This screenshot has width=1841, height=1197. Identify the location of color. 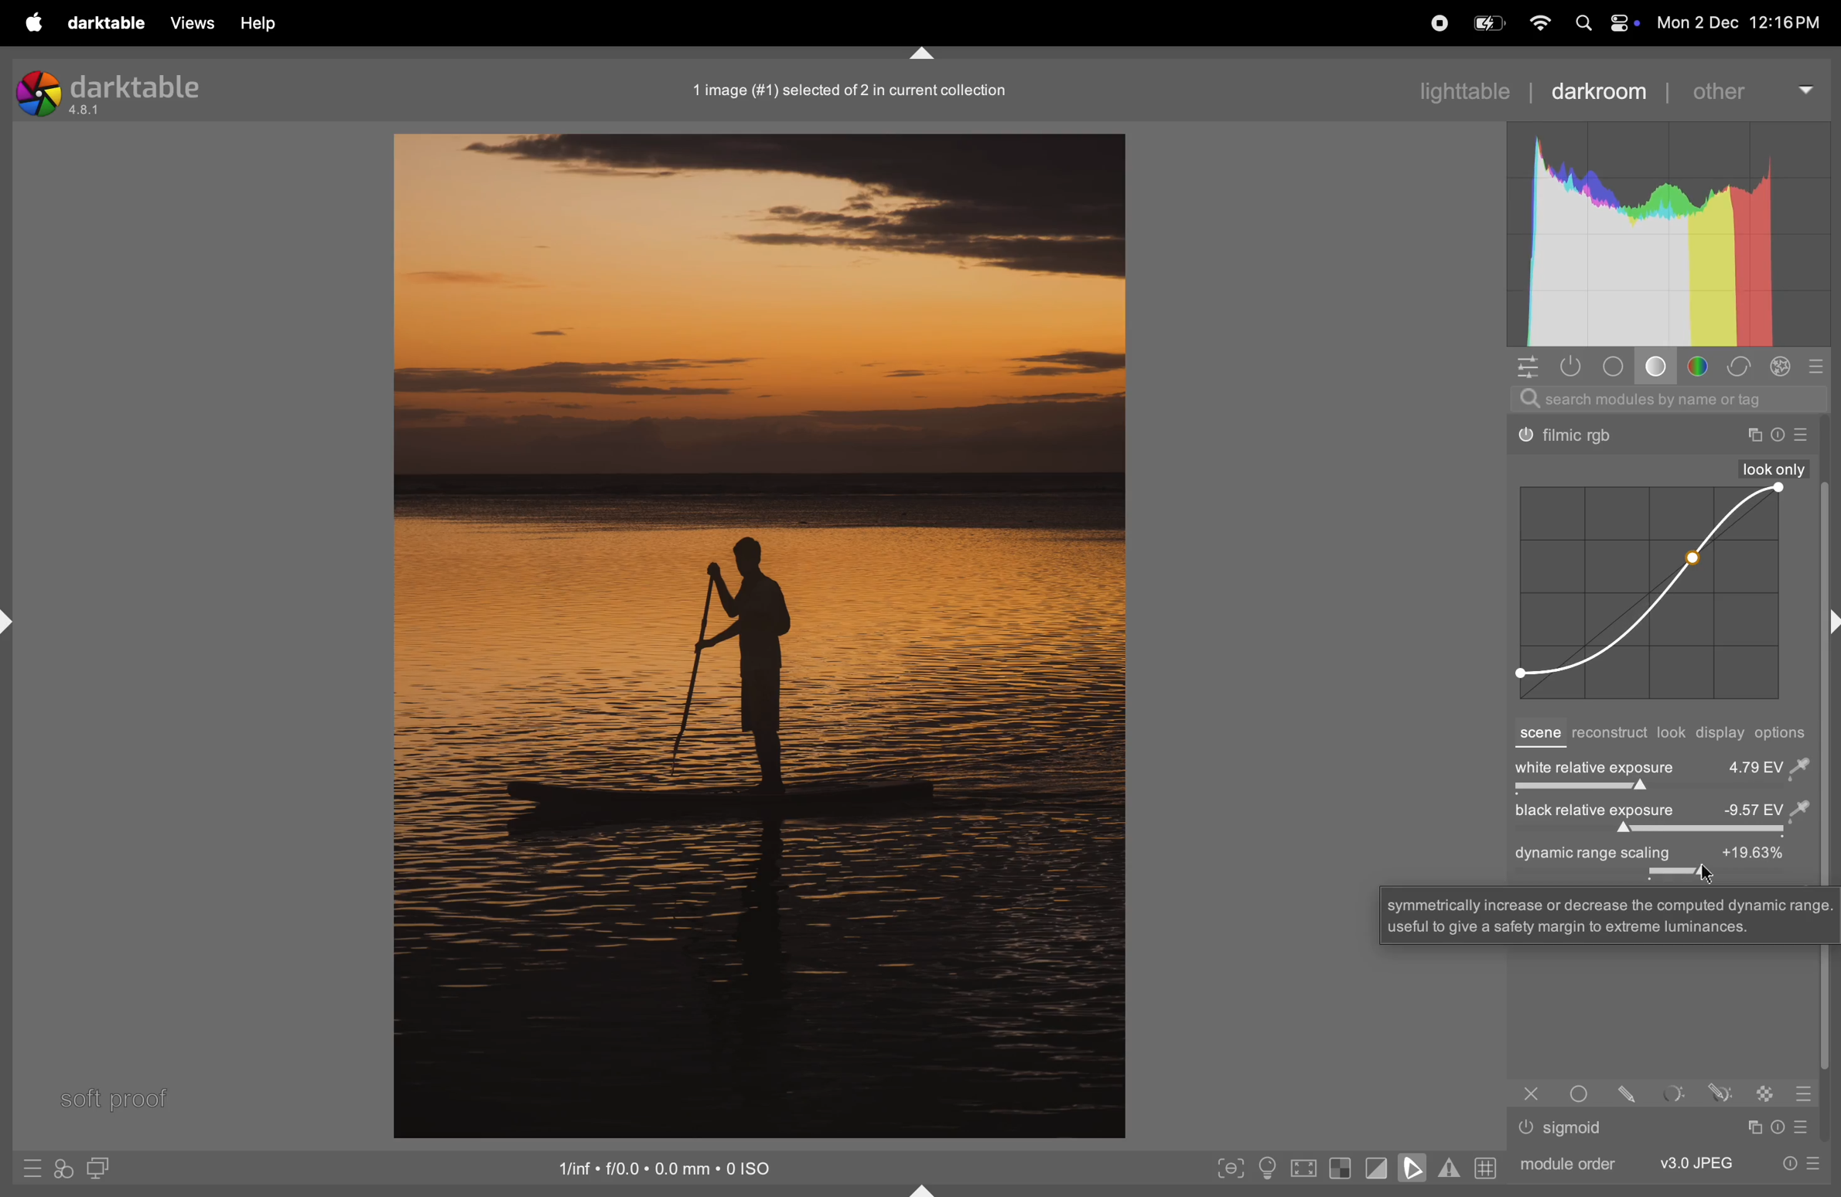
(1703, 367).